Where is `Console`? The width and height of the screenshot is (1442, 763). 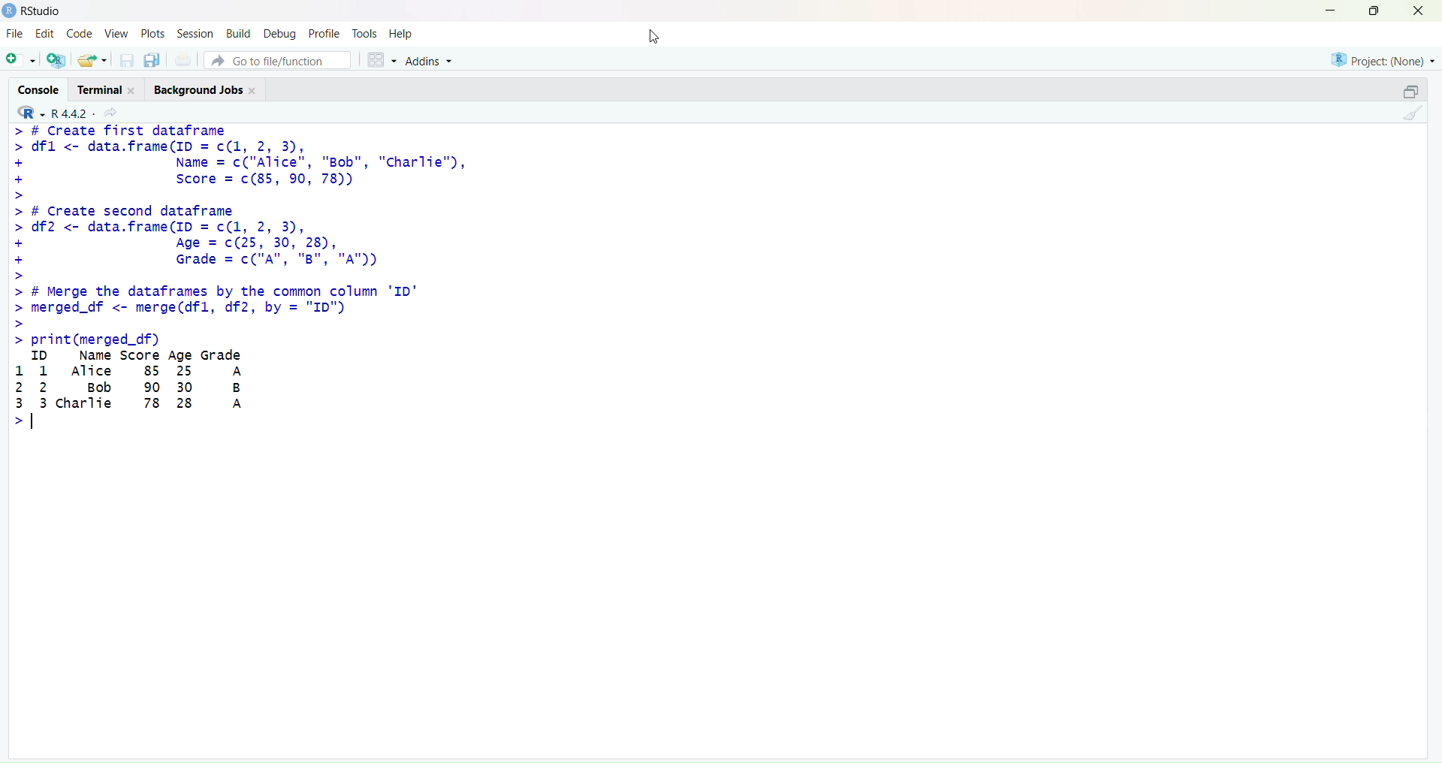
Console is located at coordinates (39, 89).